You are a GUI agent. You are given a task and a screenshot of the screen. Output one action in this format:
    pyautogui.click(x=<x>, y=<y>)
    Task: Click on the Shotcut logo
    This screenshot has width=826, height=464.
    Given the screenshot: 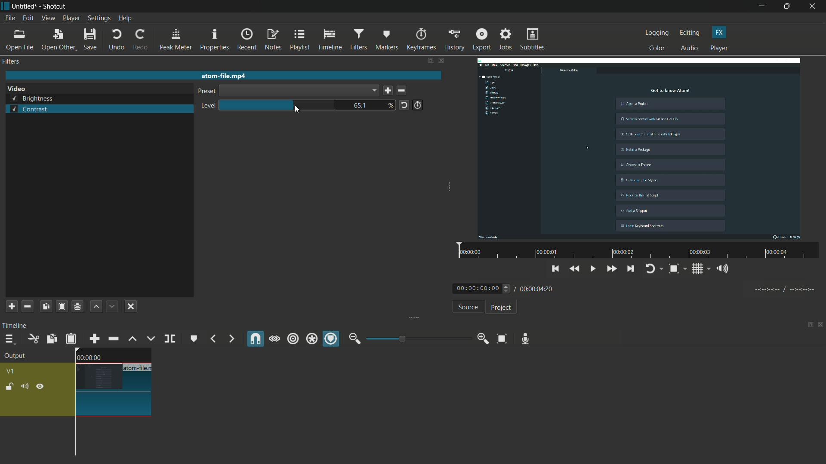 What is the action you would take?
    pyautogui.click(x=5, y=6)
    